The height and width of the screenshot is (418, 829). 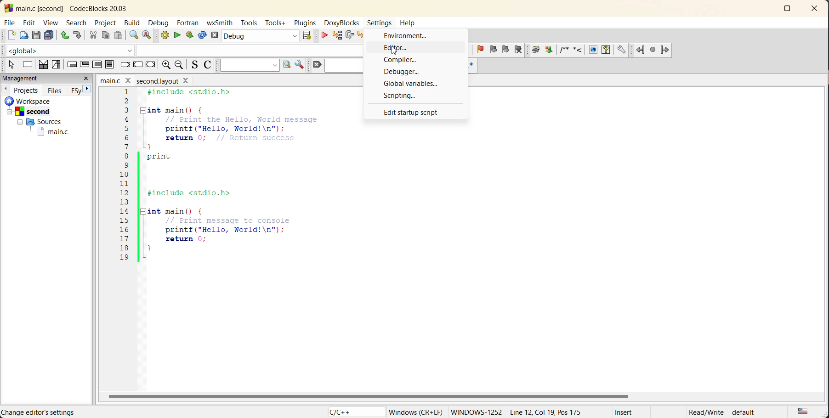 What do you see at coordinates (40, 111) in the screenshot?
I see `Second` at bounding box center [40, 111].